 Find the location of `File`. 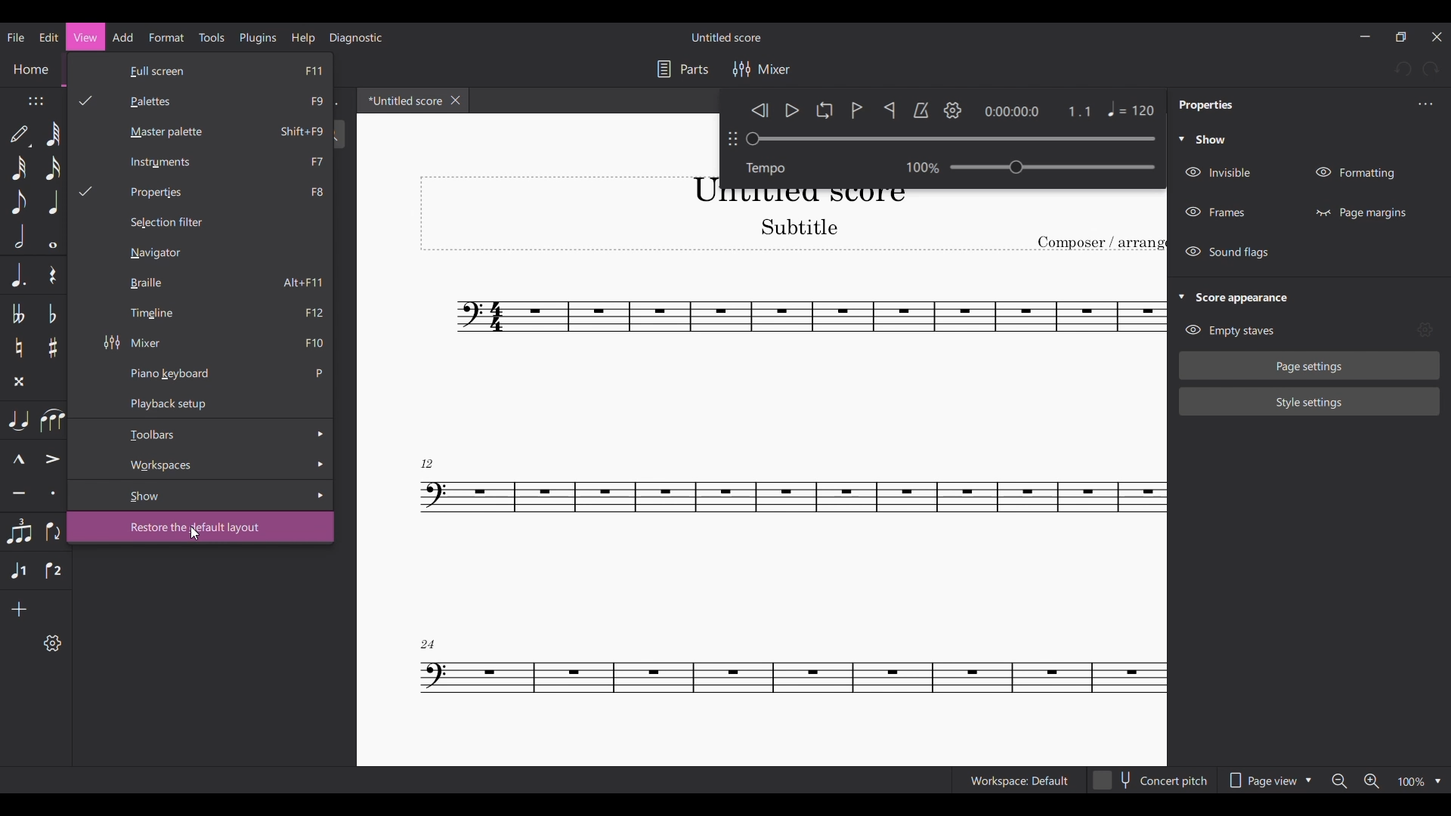

File is located at coordinates (17, 38).